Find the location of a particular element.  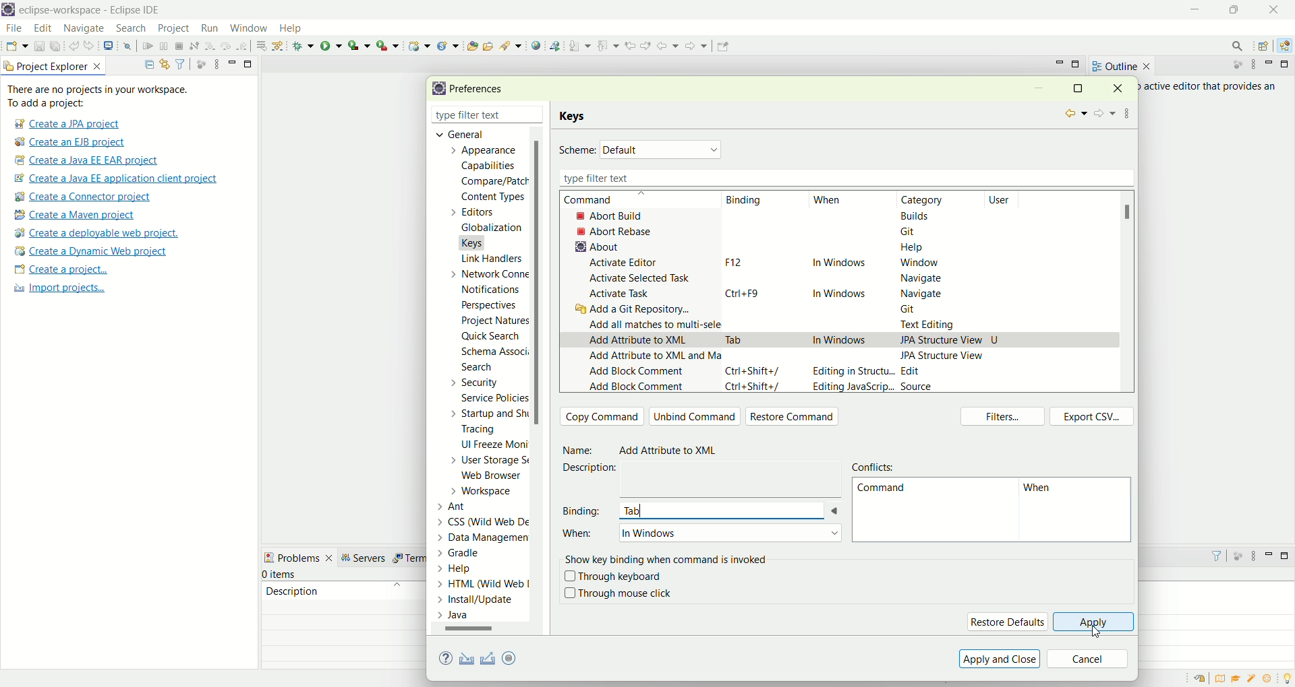

navigate is located at coordinates (918, 279).